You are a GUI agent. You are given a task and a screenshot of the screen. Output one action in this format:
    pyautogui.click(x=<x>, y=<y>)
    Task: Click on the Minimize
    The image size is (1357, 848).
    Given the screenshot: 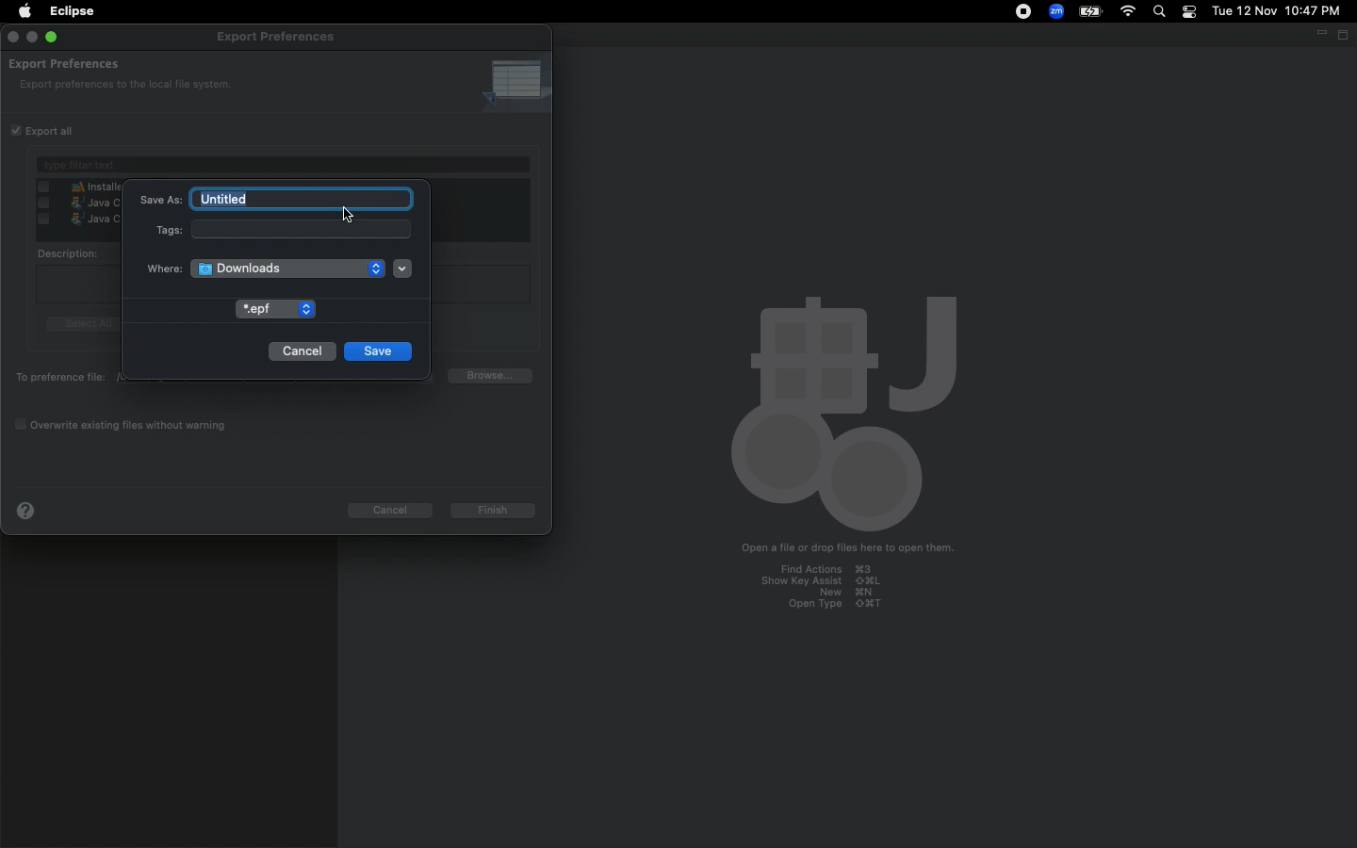 What is the action you would take?
    pyautogui.click(x=1318, y=33)
    